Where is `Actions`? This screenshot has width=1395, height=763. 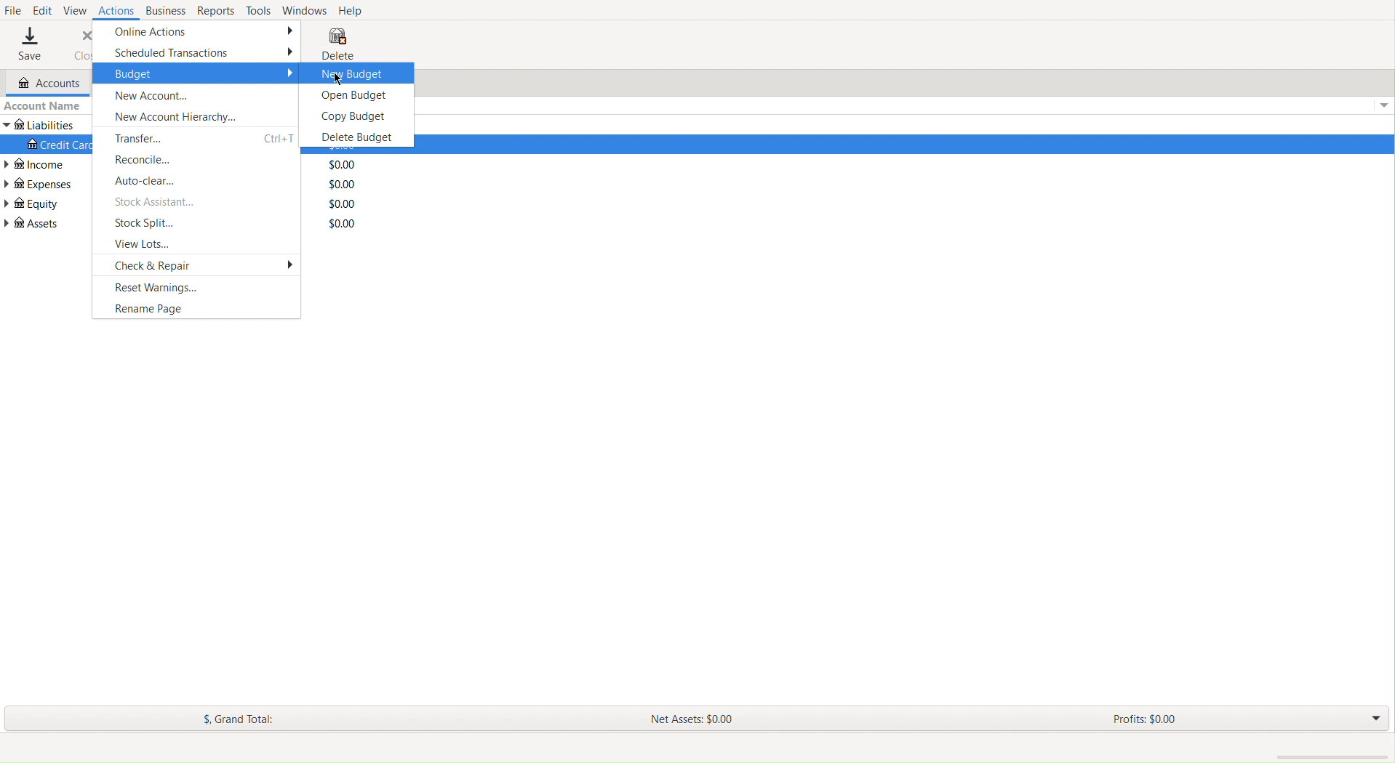 Actions is located at coordinates (115, 12).